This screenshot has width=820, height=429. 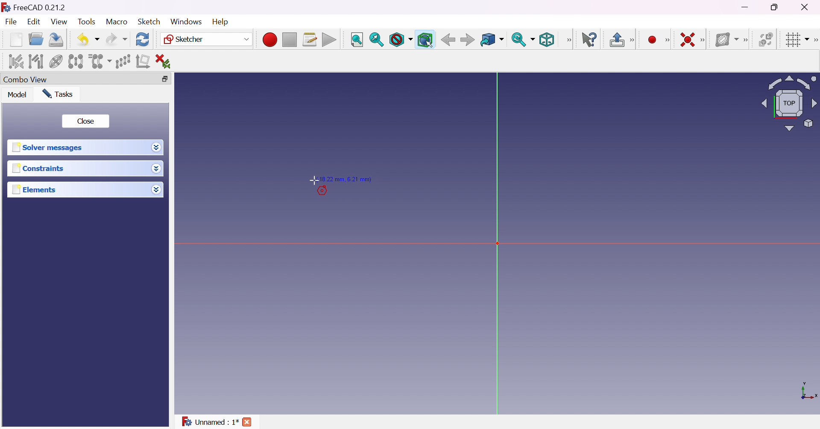 What do you see at coordinates (59, 94) in the screenshot?
I see `Tasks` at bounding box center [59, 94].